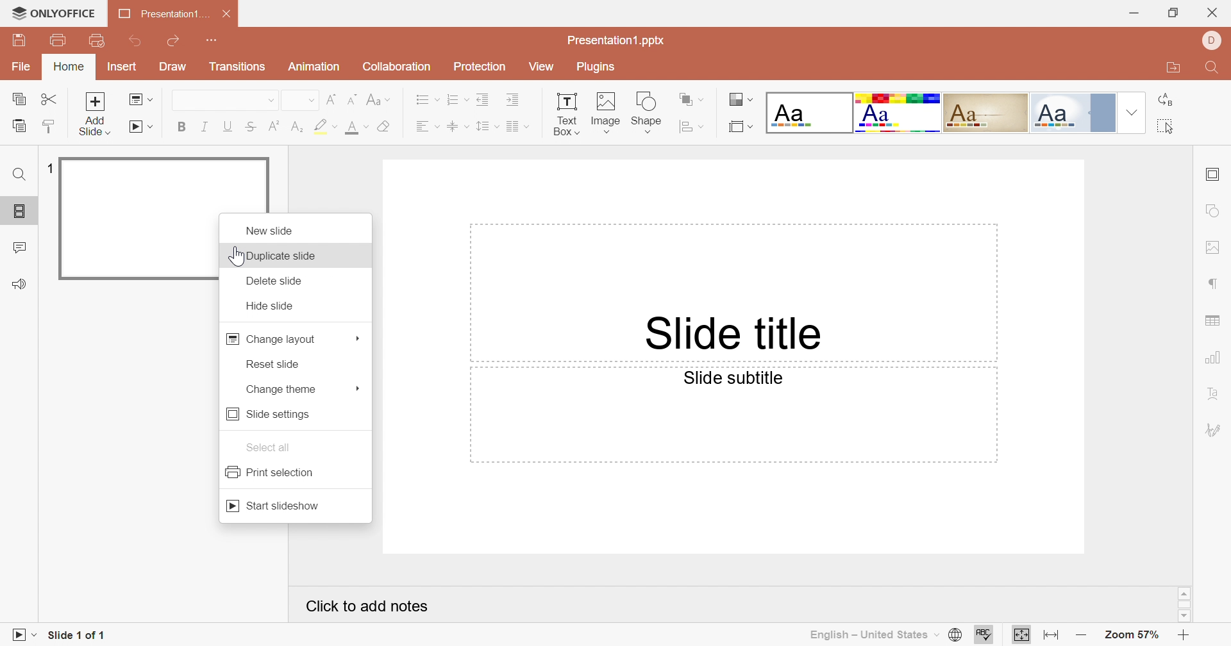 The image size is (1231, 646). I want to click on Fit to slide, so click(1023, 635).